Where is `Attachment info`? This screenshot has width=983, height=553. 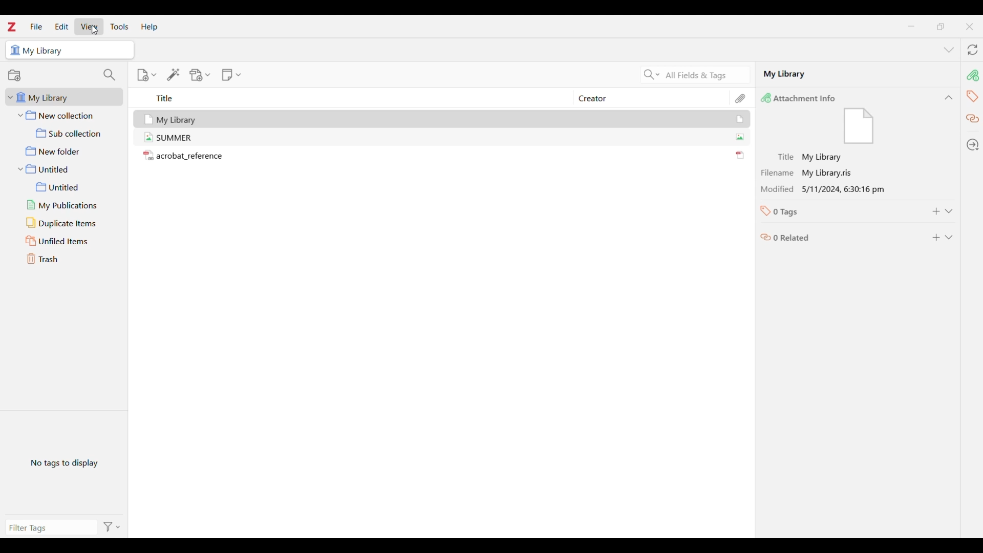
Attachment info is located at coordinates (805, 98).